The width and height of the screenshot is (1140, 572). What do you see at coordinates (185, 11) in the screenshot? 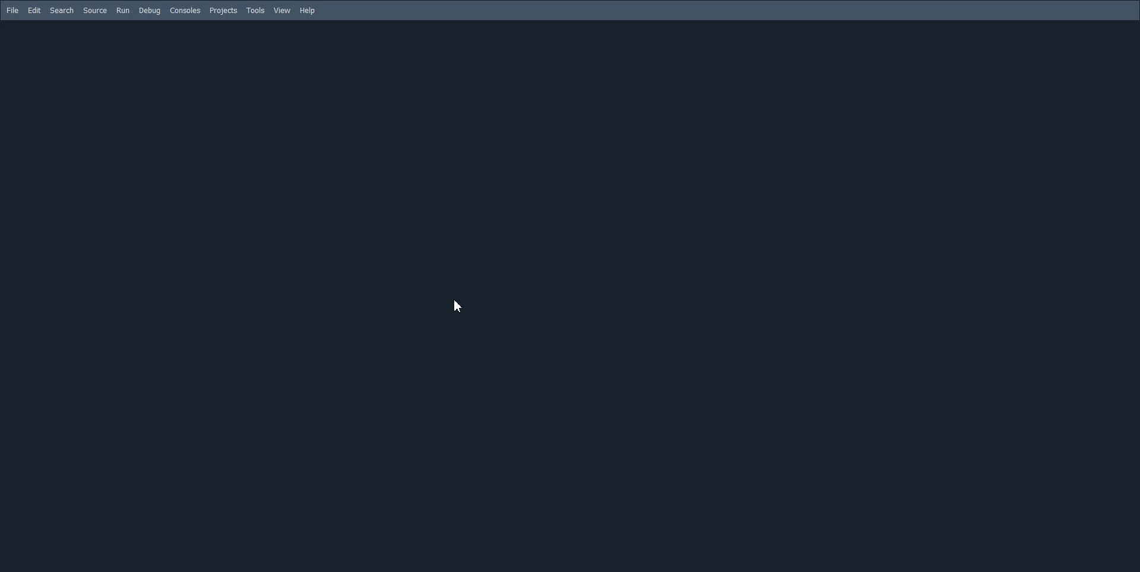
I see `Consoles` at bounding box center [185, 11].